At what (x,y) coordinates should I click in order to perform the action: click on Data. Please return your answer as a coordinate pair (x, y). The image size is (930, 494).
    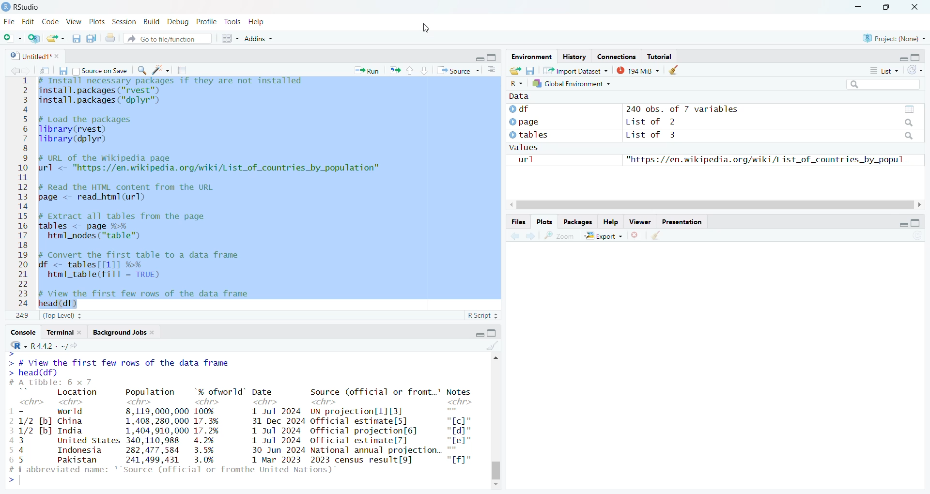
    Looking at the image, I should click on (519, 96).